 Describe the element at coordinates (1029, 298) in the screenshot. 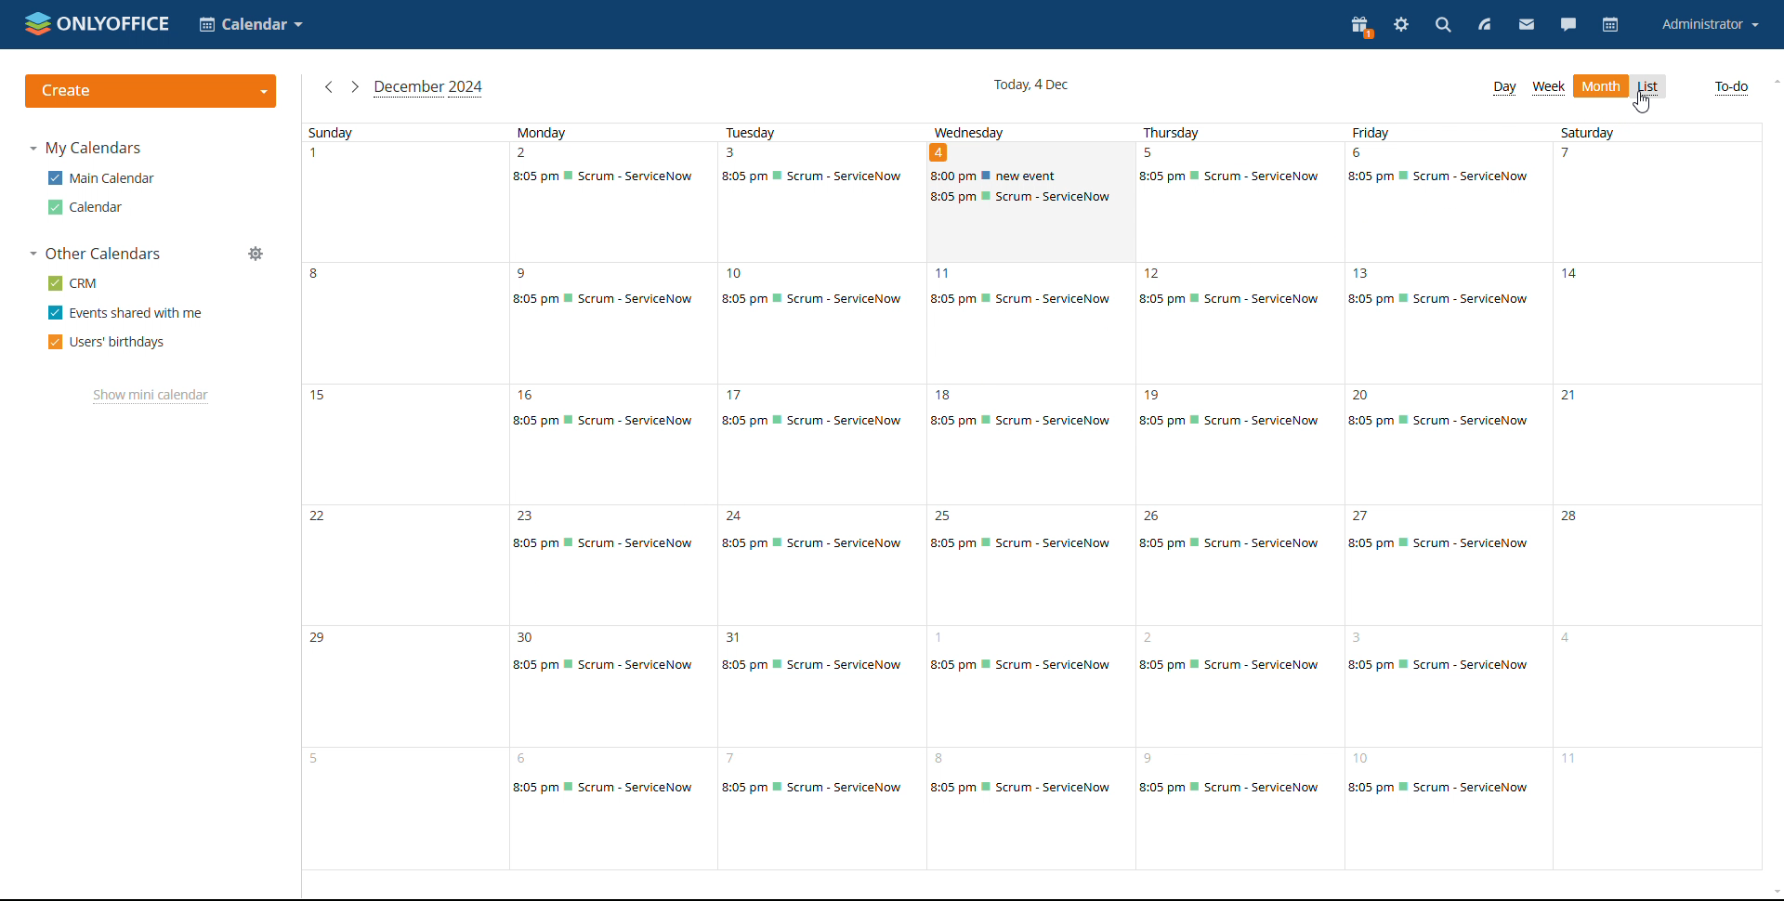

I see `recurring events` at that location.